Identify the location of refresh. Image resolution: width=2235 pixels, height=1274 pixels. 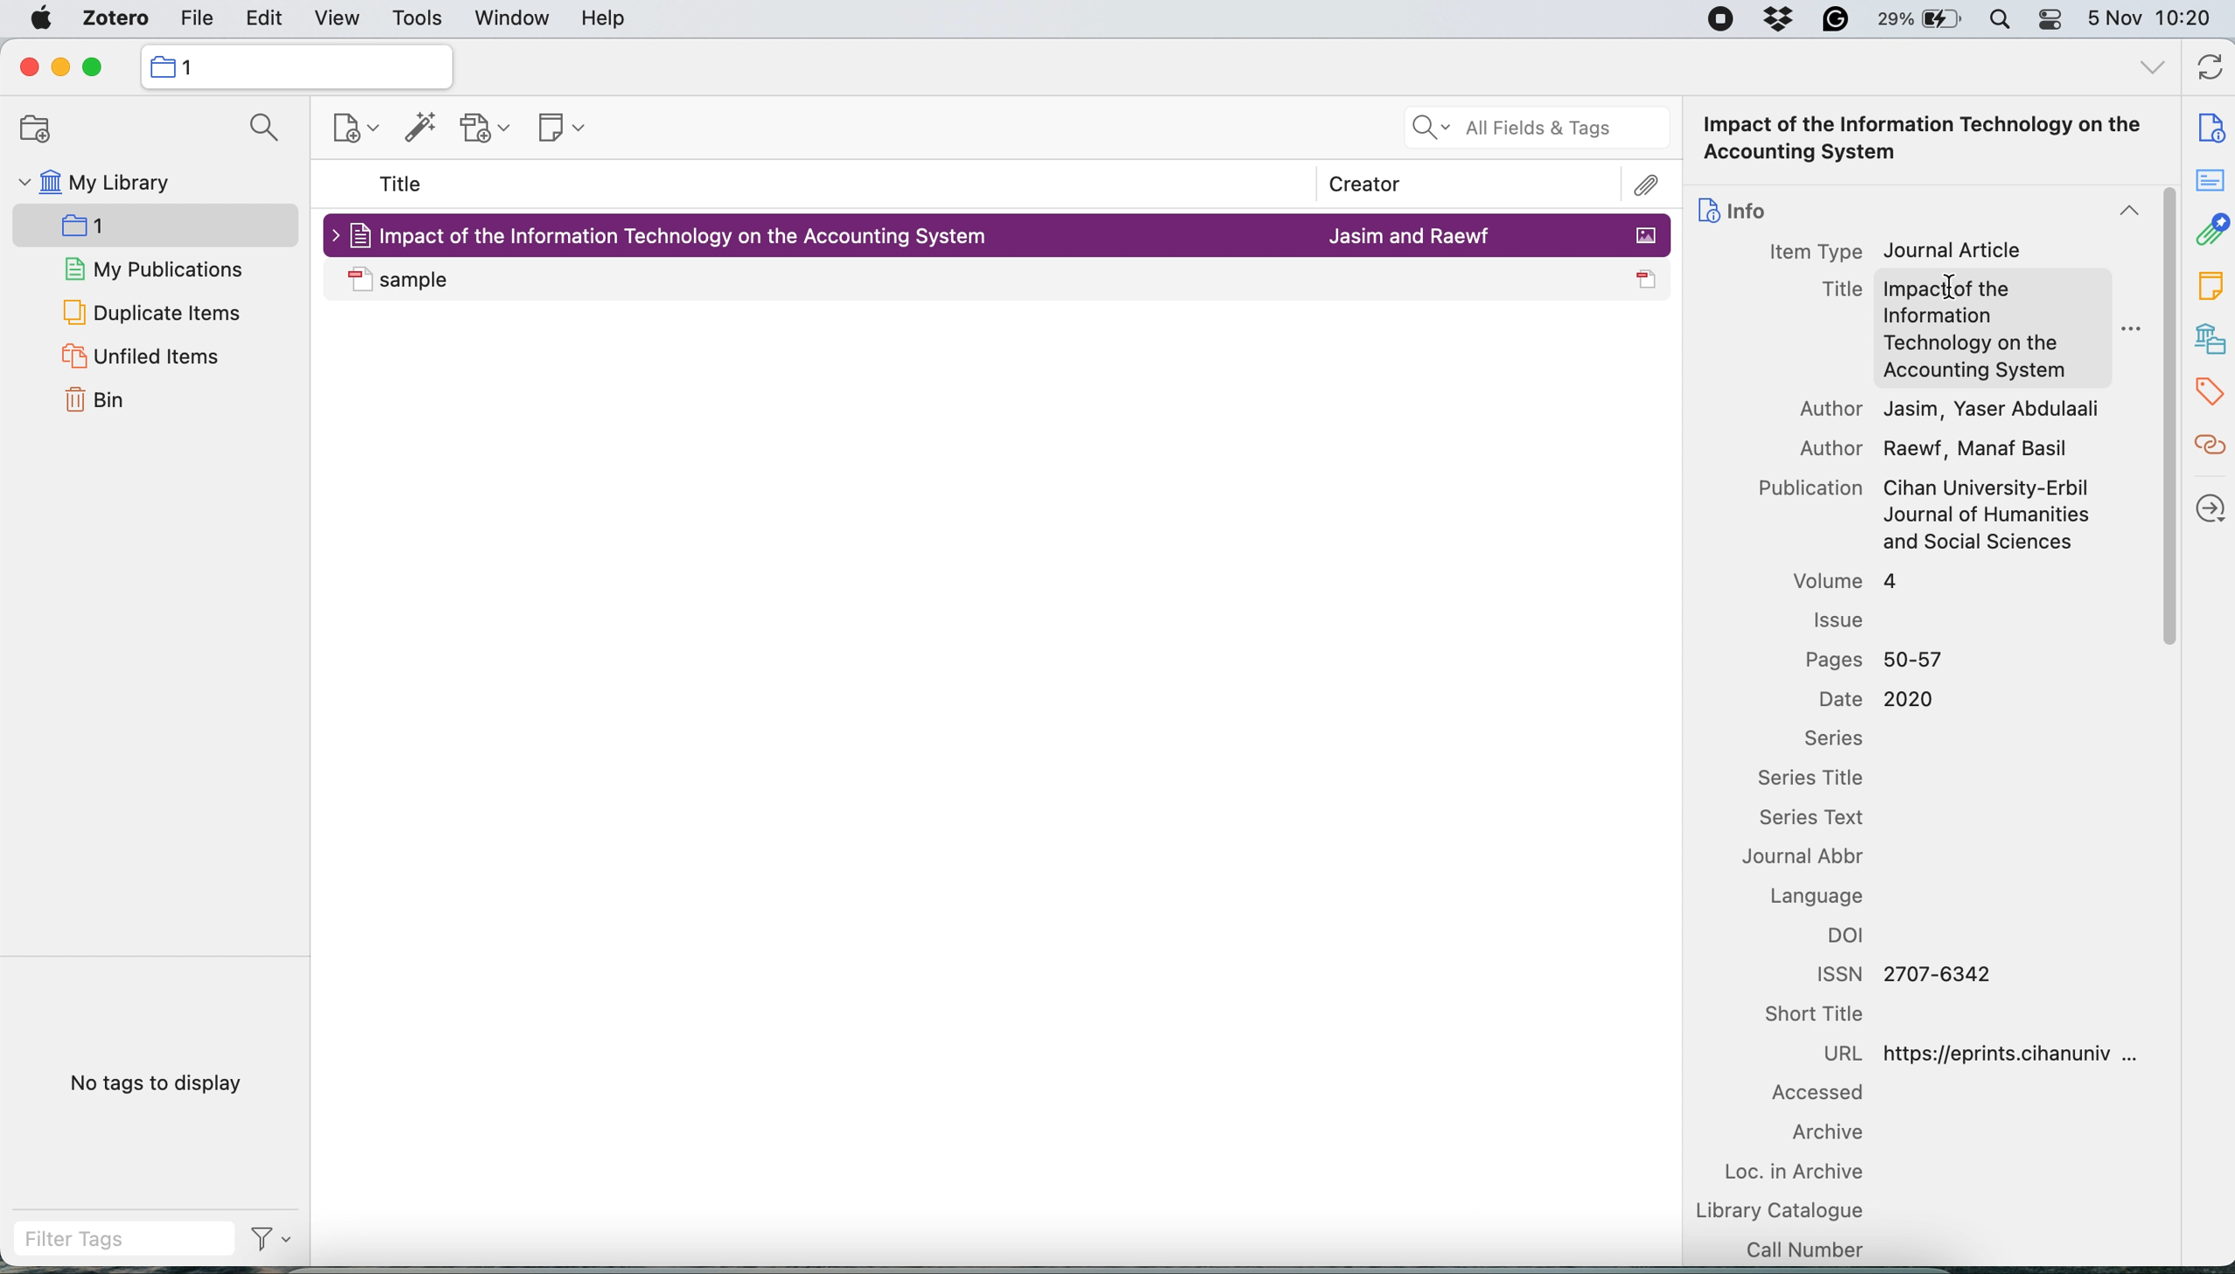
(2209, 71).